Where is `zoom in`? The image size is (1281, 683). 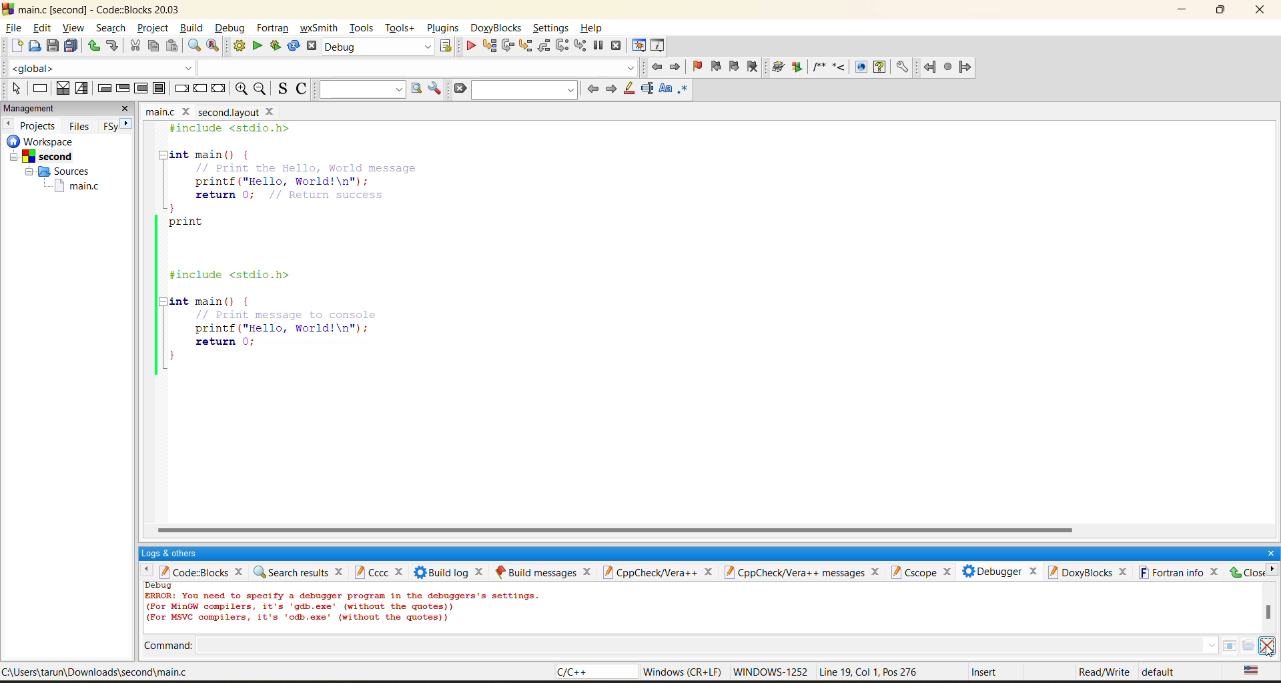 zoom in is located at coordinates (244, 89).